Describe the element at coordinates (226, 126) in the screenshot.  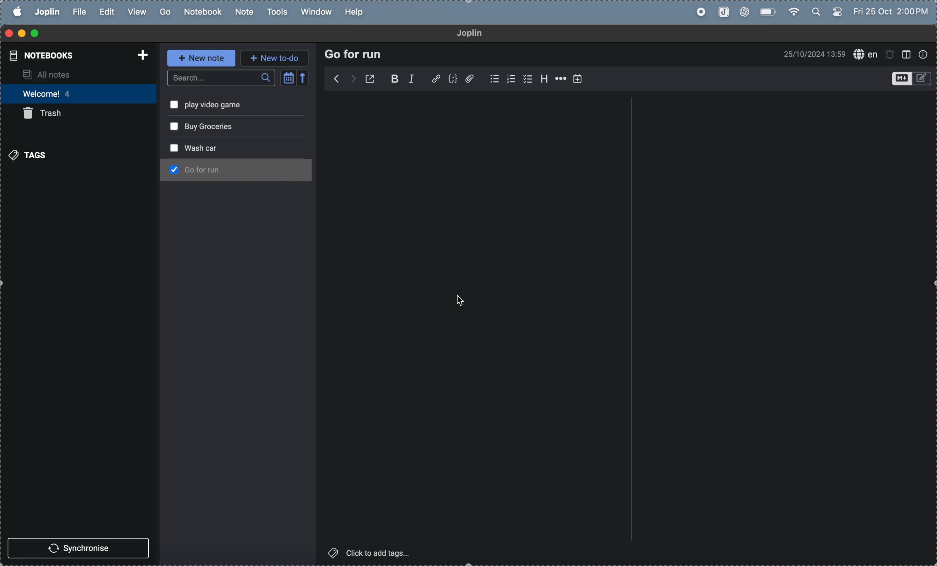
I see `play video games` at that location.